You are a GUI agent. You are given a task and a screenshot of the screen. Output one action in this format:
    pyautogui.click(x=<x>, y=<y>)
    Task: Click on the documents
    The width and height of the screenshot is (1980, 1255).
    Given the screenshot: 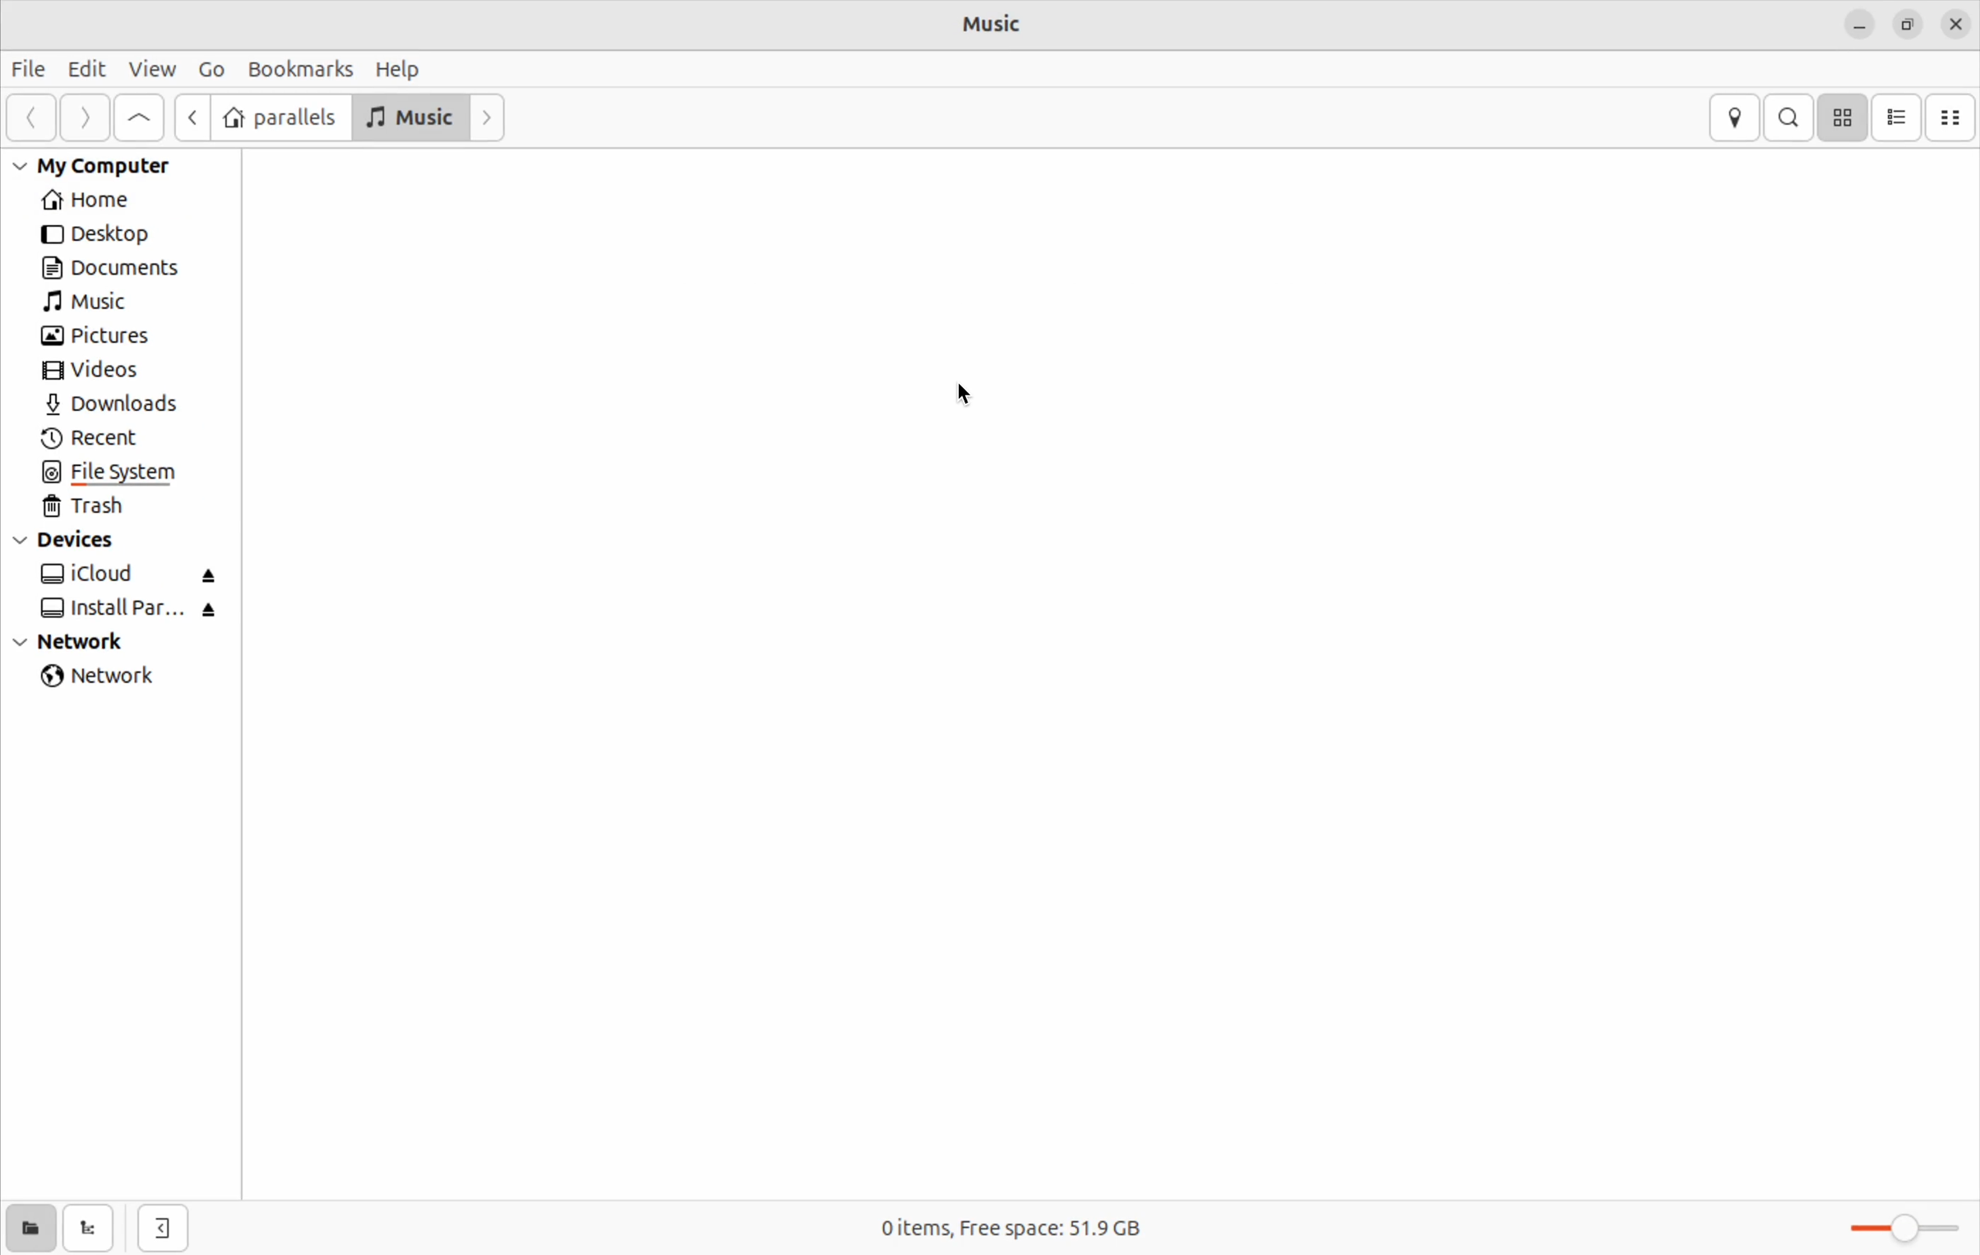 What is the action you would take?
    pyautogui.click(x=124, y=268)
    